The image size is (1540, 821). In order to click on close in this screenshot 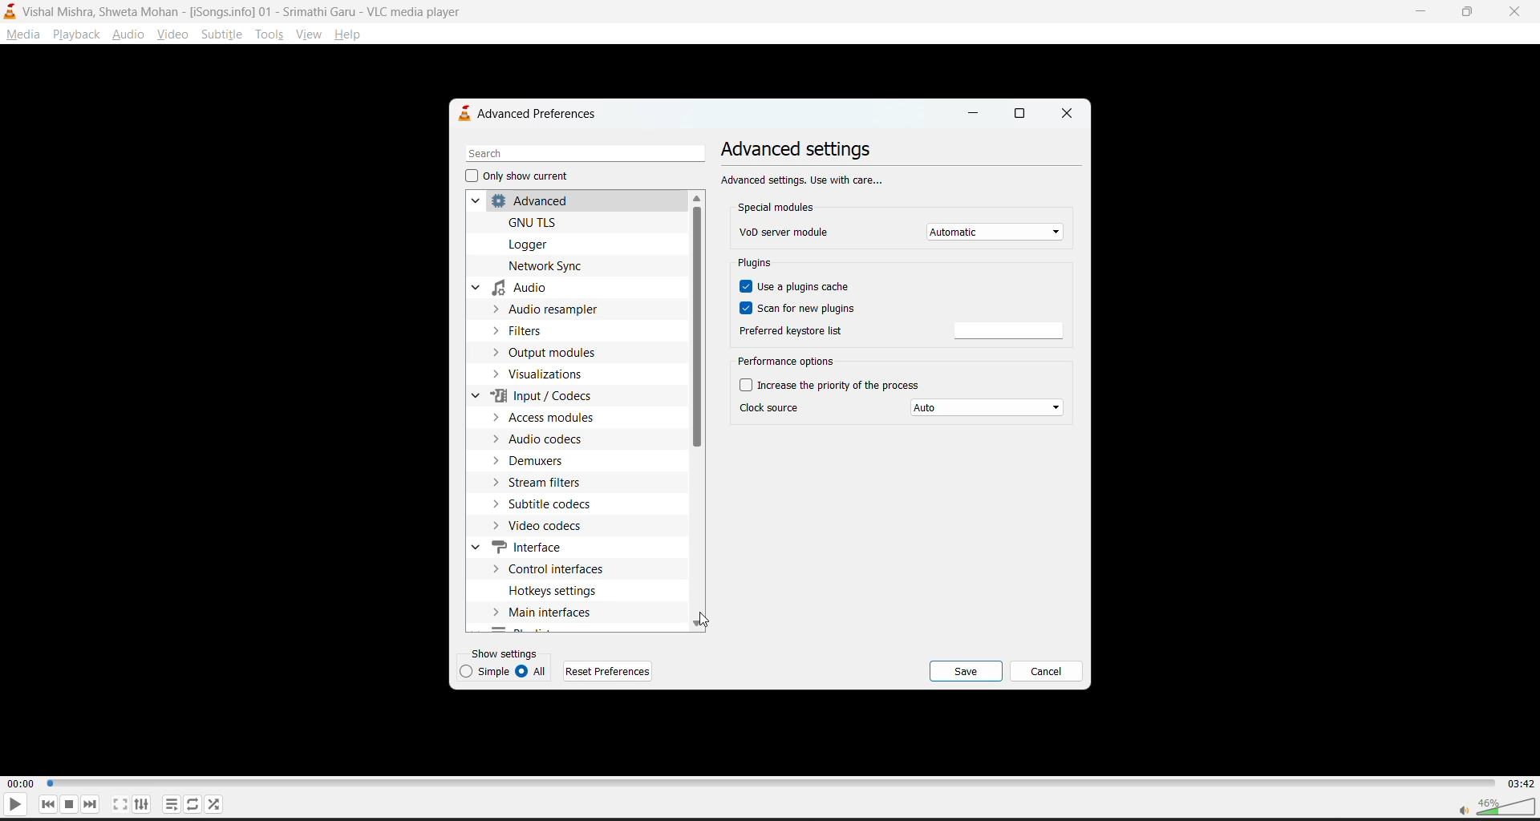, I will do `click(1068, 112)`.